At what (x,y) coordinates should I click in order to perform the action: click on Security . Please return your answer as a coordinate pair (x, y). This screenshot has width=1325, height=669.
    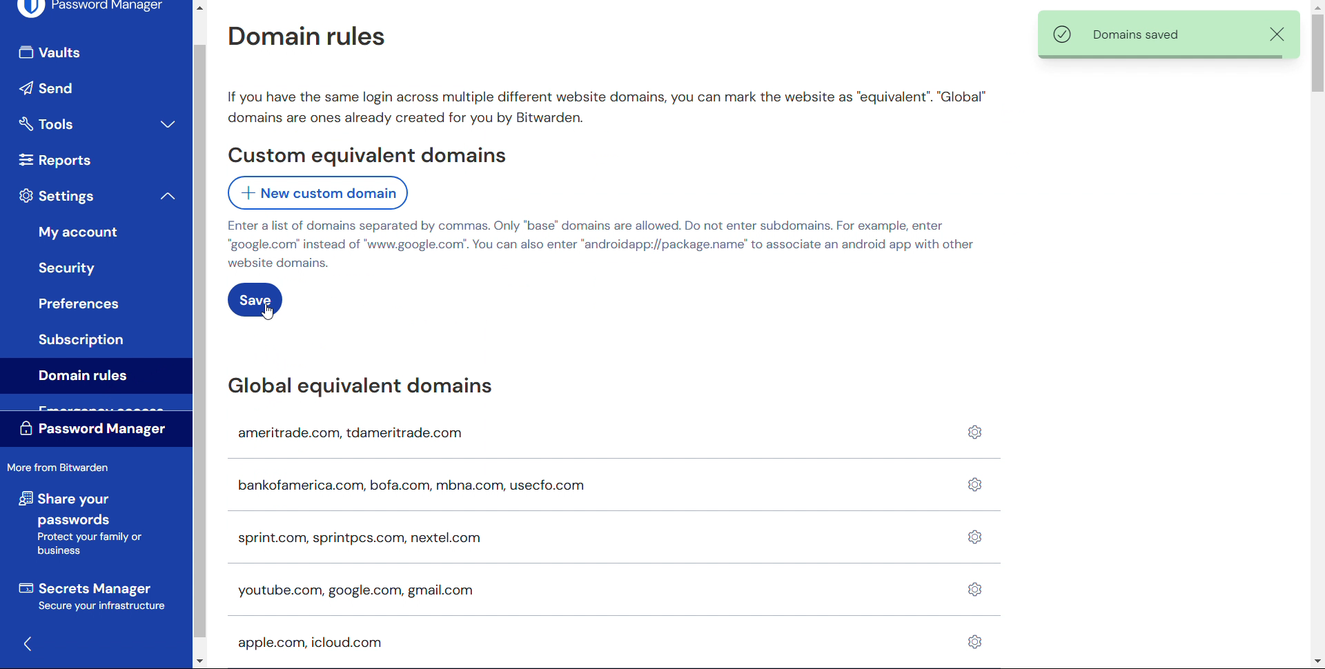
    Looking at the image, I should click on (72, 267).